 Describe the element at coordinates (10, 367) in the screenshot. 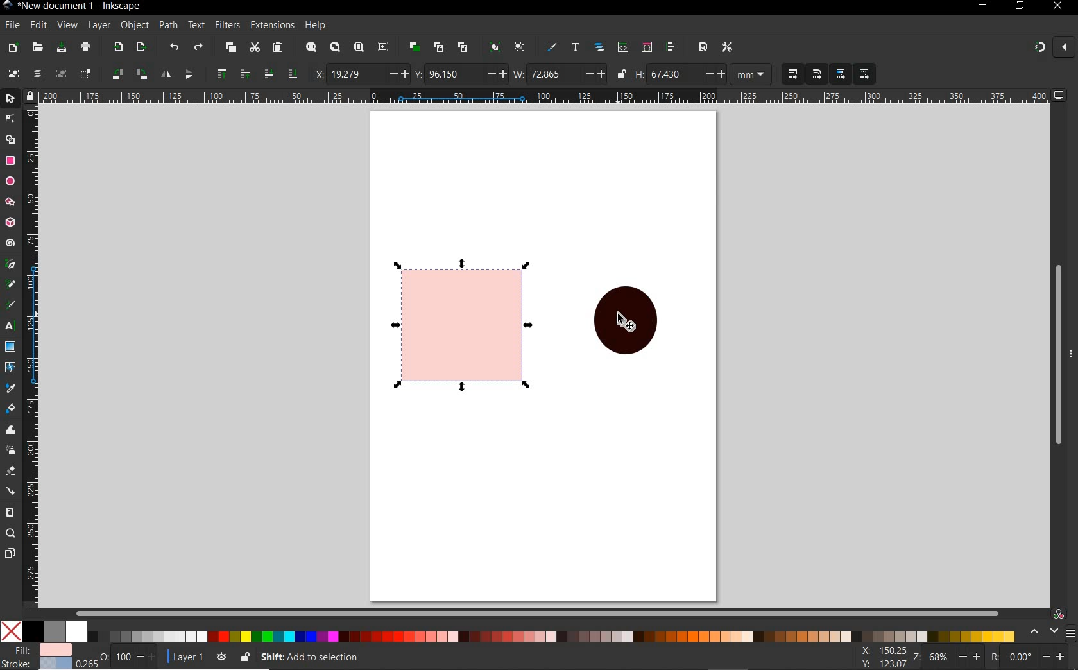

I see `mesh tool` at that location.